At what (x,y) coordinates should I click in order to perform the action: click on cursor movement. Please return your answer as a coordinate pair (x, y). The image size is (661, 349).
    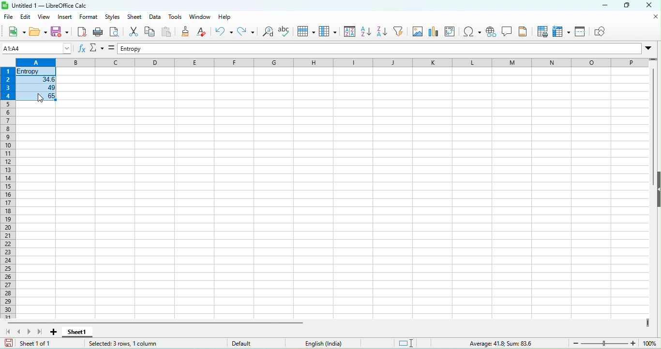
    Looking at the image, I should click on (40, 99).